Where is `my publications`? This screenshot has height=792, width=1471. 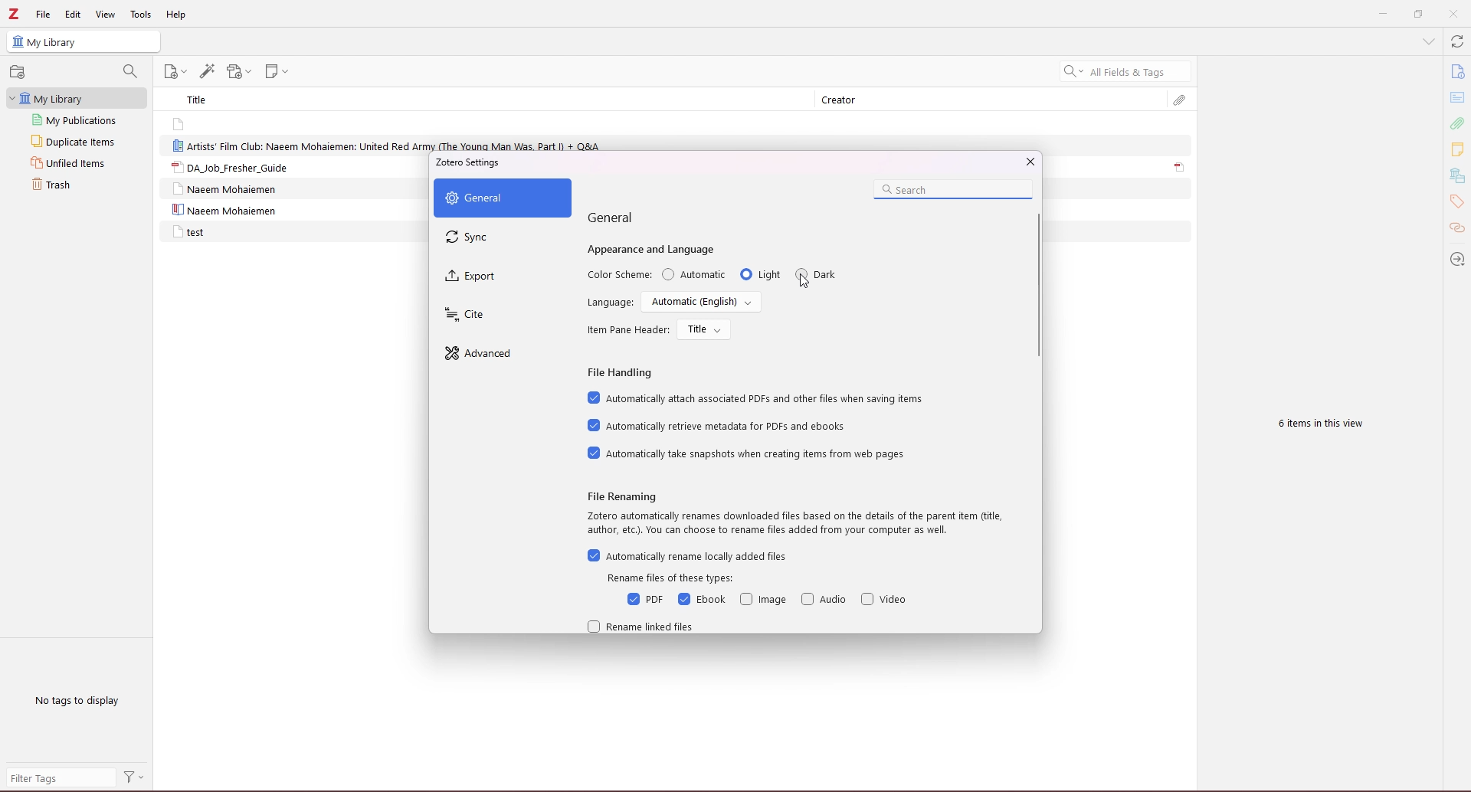 my publications is located at coordinates (77, 119).